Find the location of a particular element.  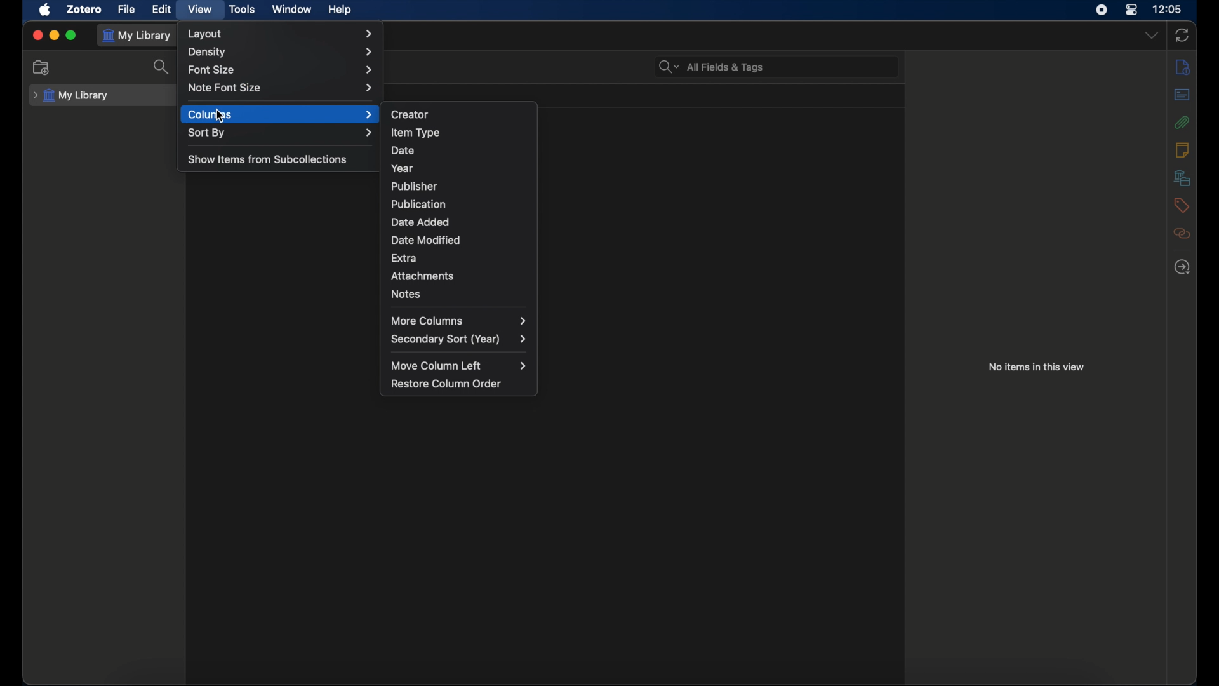

my library is located at coordinates (69, 96).